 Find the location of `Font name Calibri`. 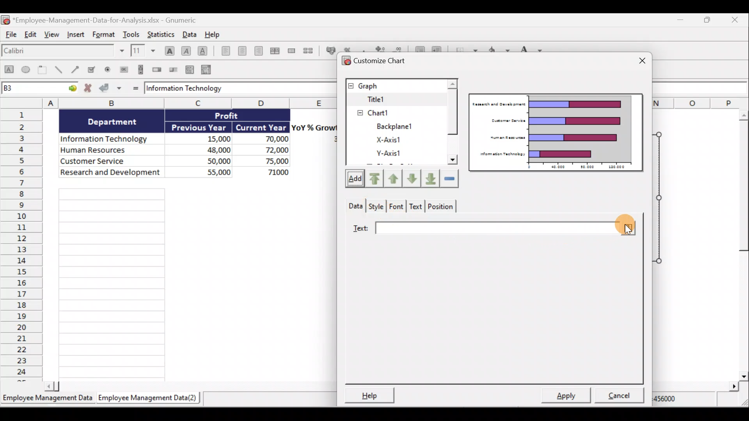

Font name Calibri is located at coordinates (62, 52).